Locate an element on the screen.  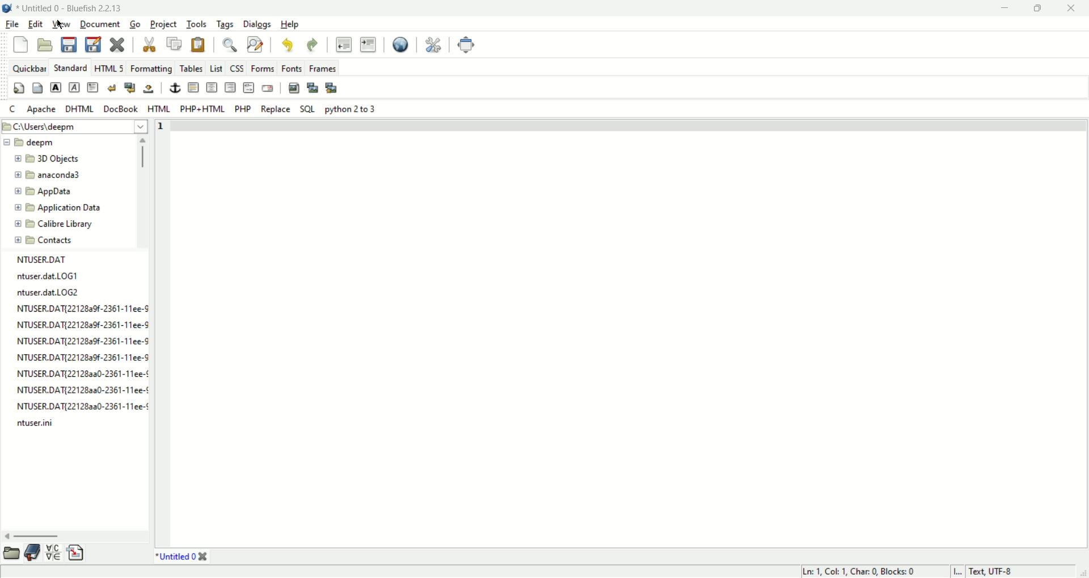
browse file is located at coordinates (14, 552).